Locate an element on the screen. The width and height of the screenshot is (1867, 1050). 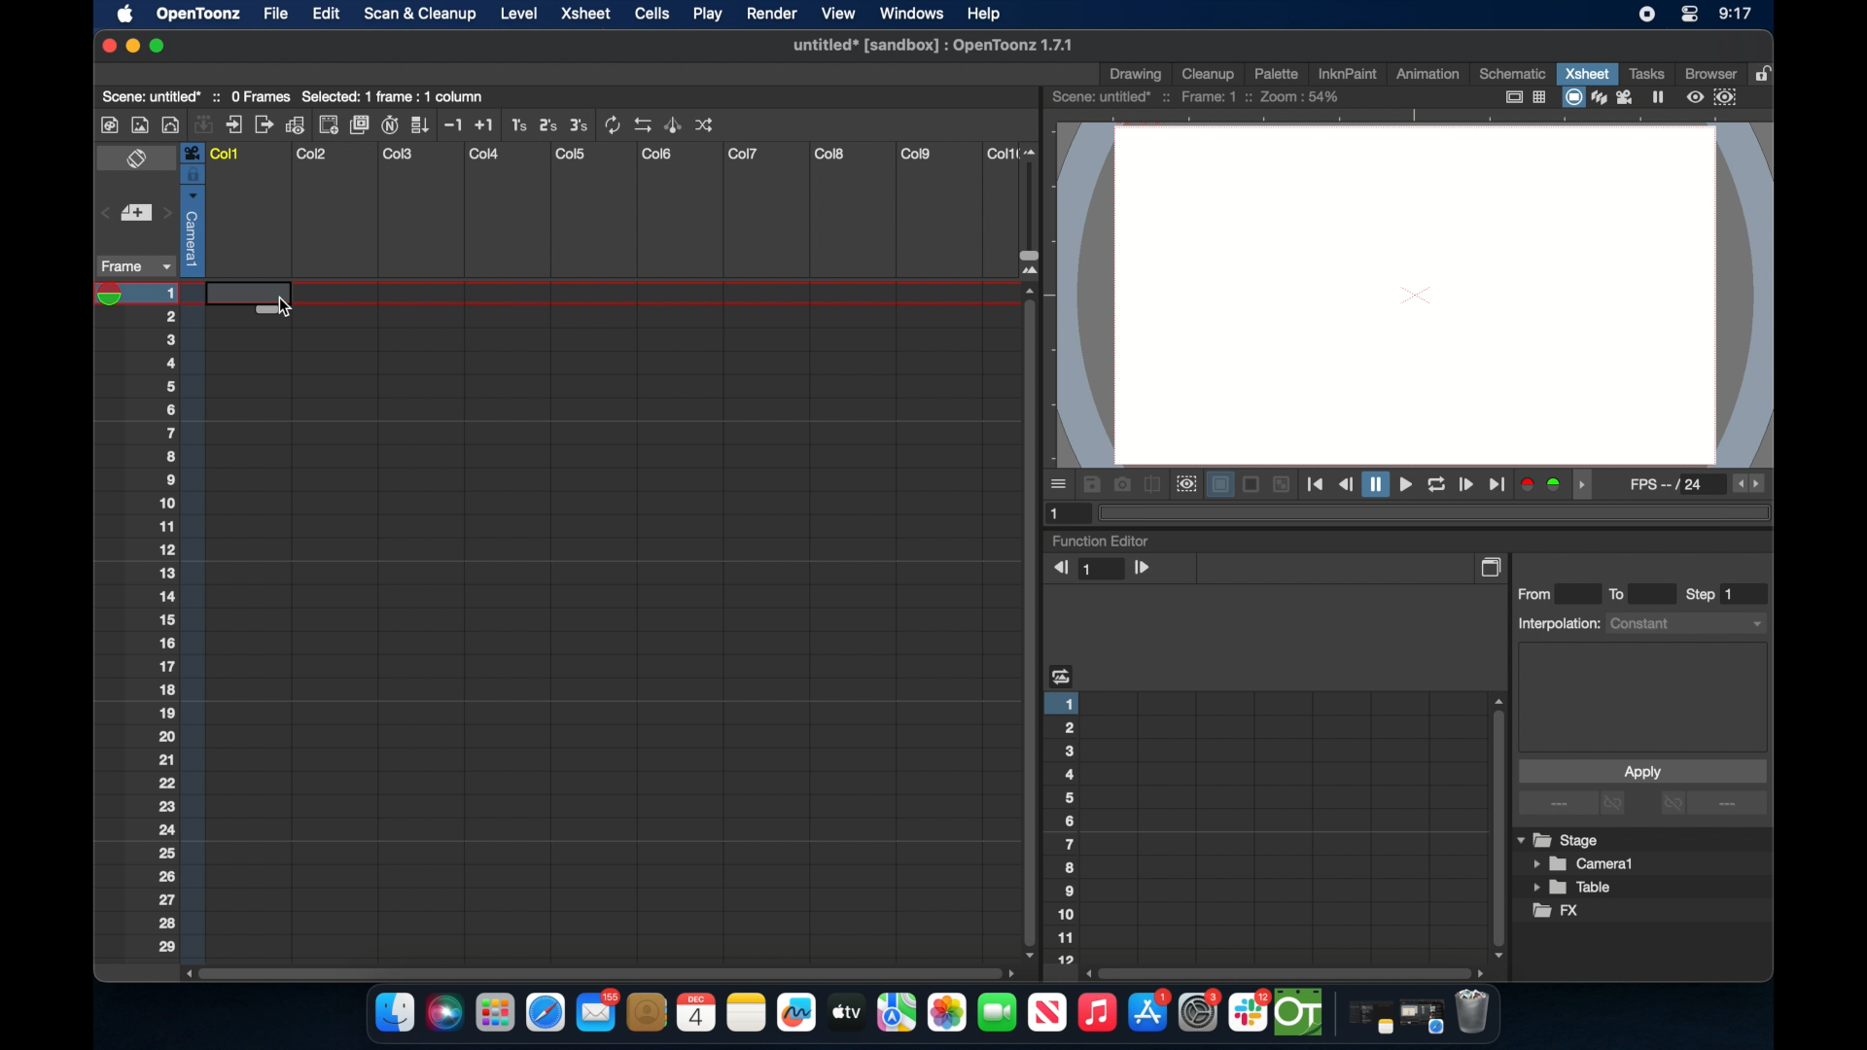
lock is located at coordinates (1766, 72).